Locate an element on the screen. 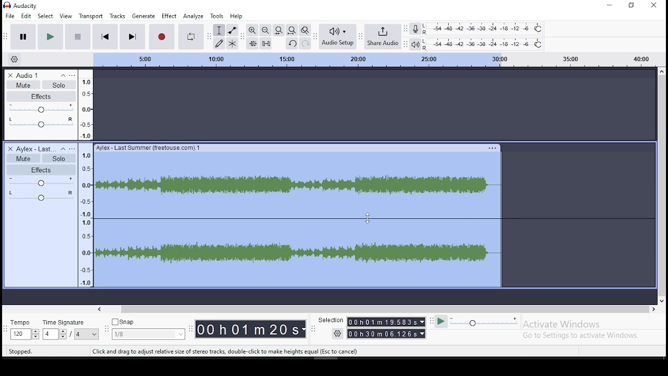 This screenshot has height=376, width=668. selection is located at coordinates (330, 321).